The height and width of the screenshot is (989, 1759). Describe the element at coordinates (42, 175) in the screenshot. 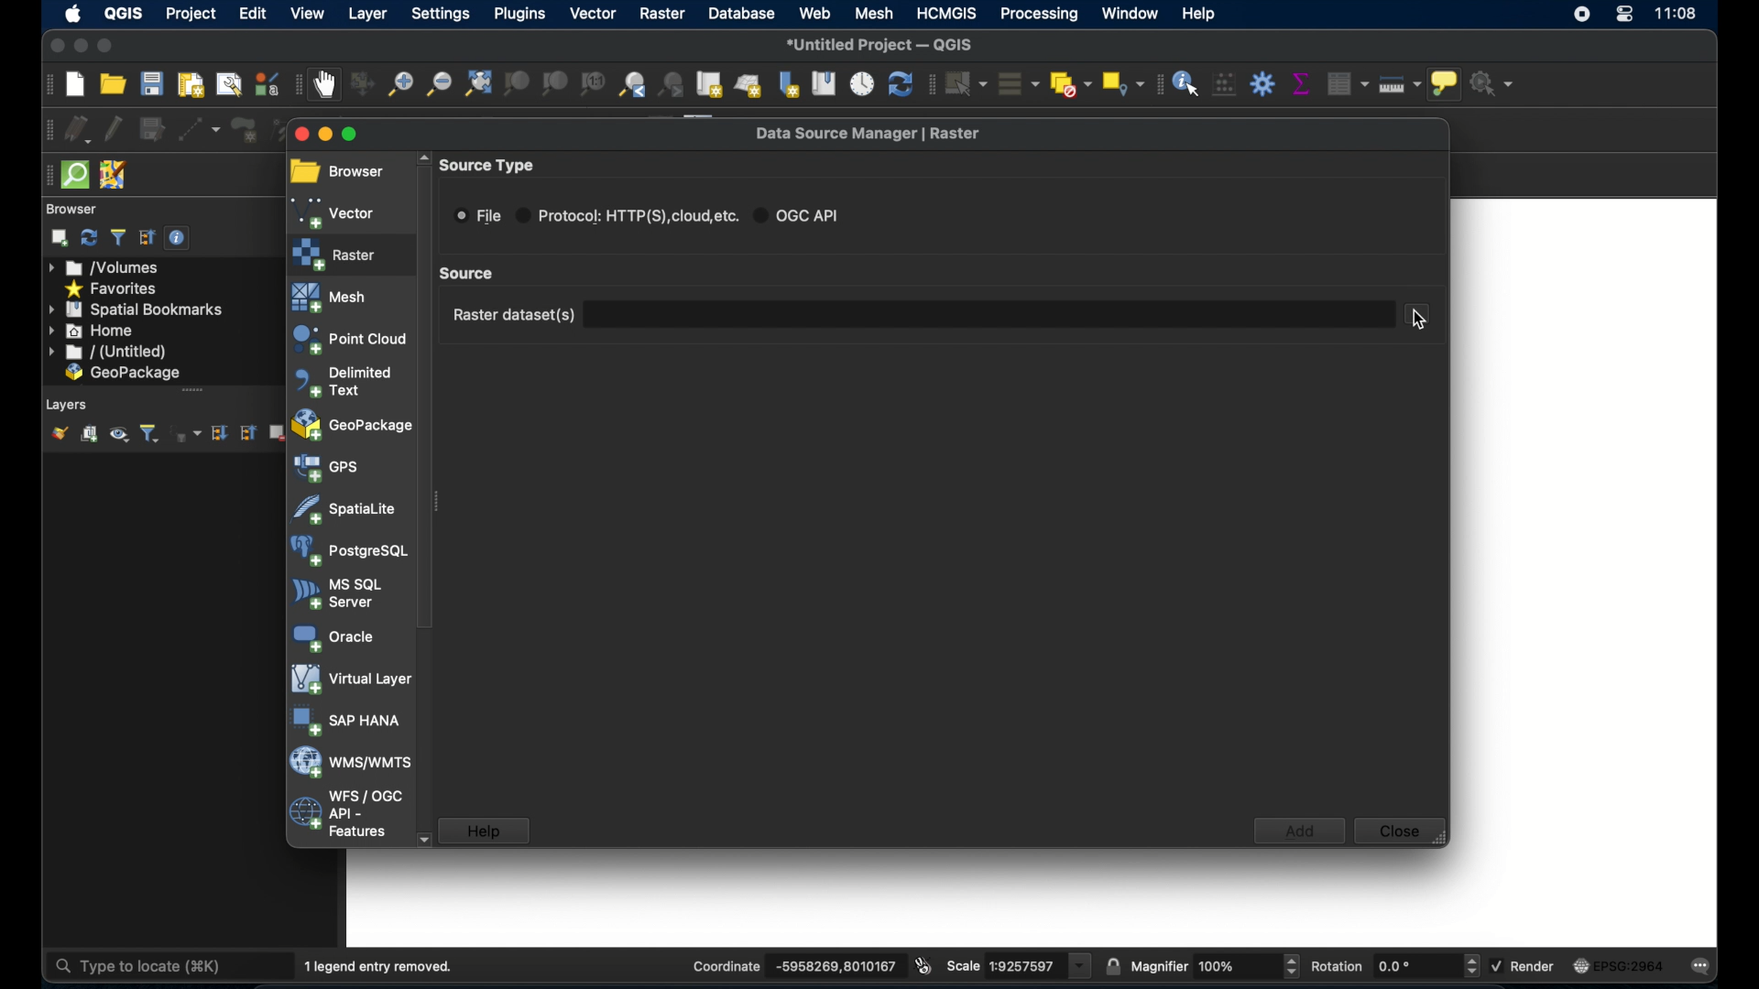

I see `drag handle` at that location.